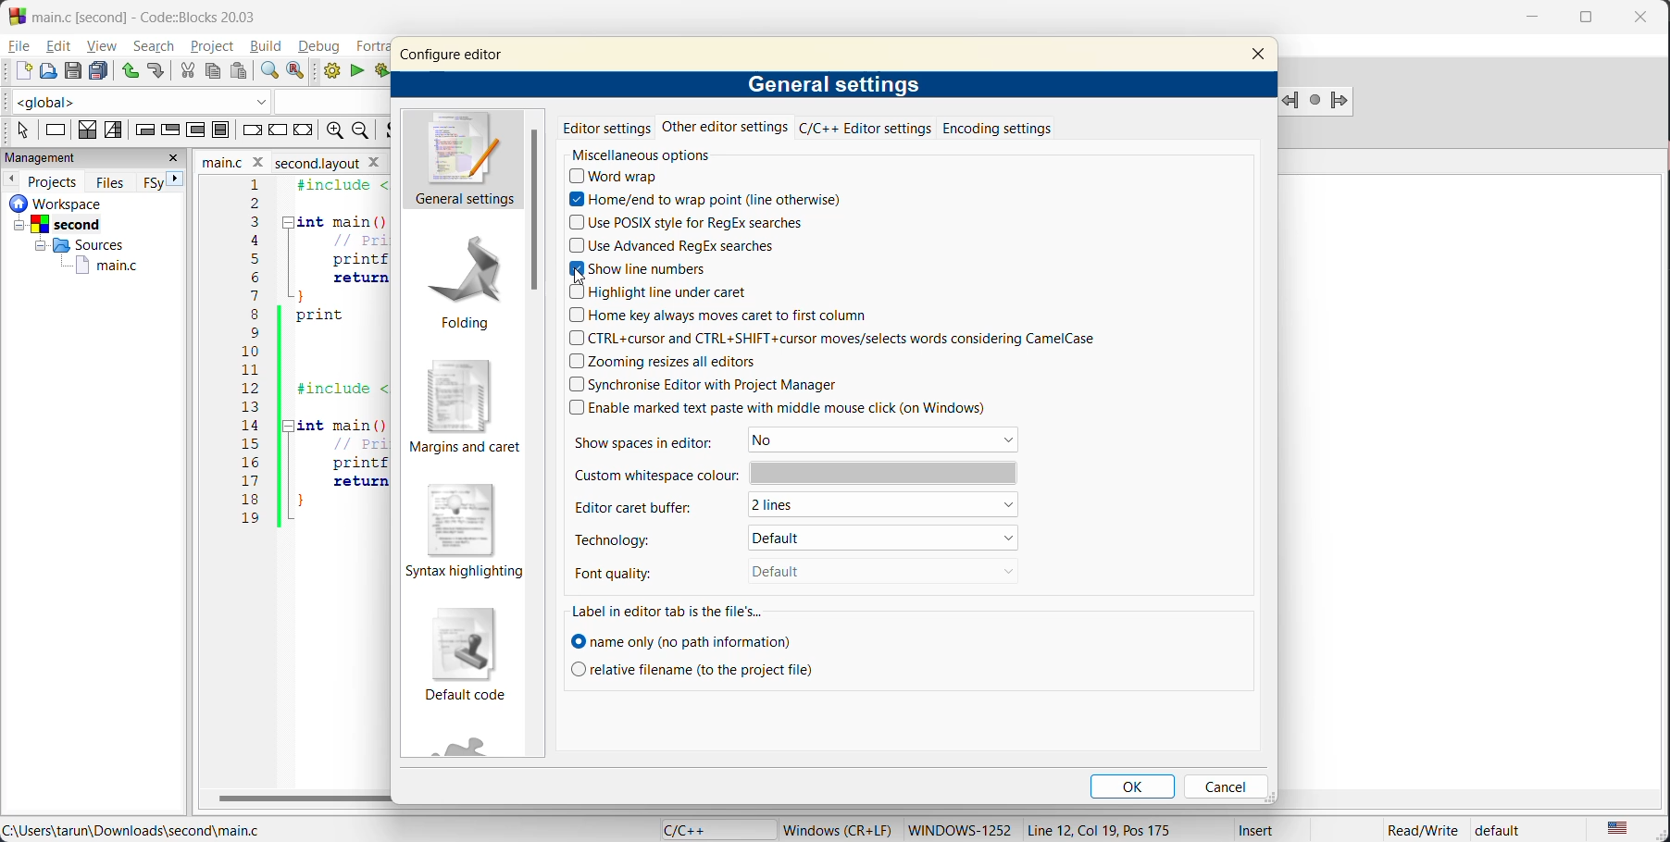 Image resolution: width=1670 pixels, height=842 pixels. What do you see at coordinates (708, 828) in the screenshot?
I see `language` at bounding box center [708, 828].